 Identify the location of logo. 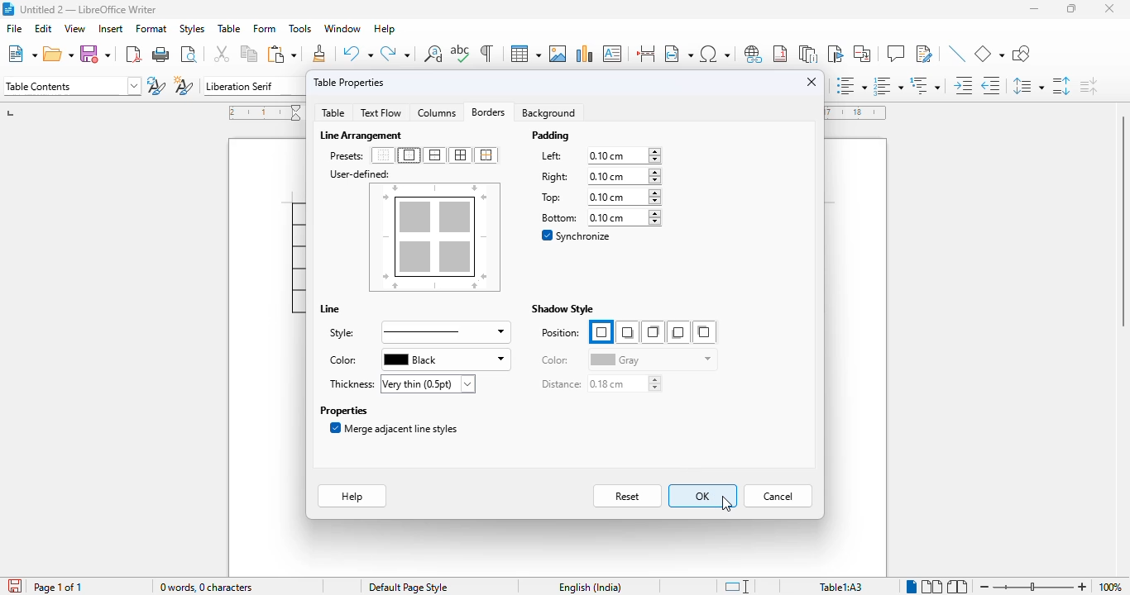
(7, 9).